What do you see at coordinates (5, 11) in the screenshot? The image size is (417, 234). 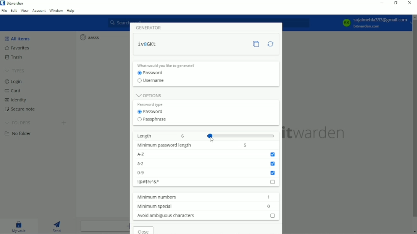 I see `File` at bounding box center [5, 11].